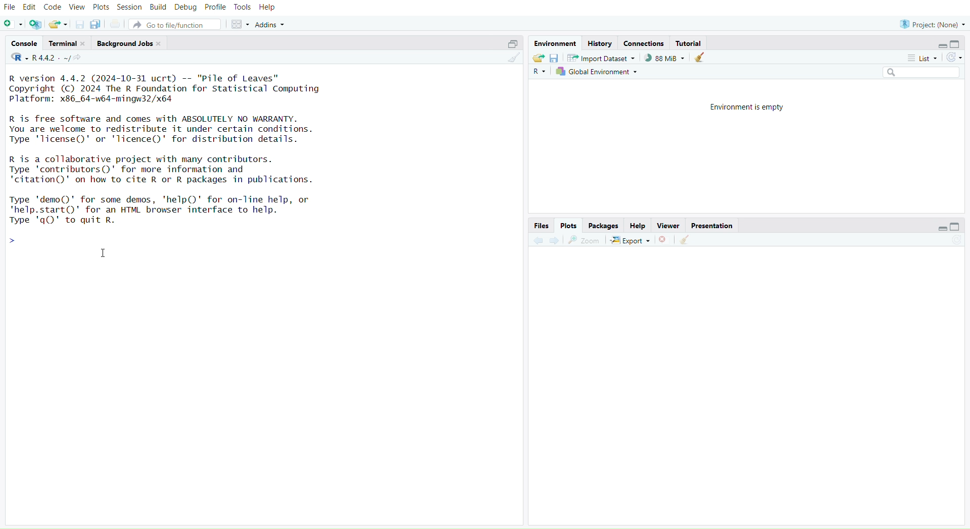  I want to click on refresh list, so click(952, 58).